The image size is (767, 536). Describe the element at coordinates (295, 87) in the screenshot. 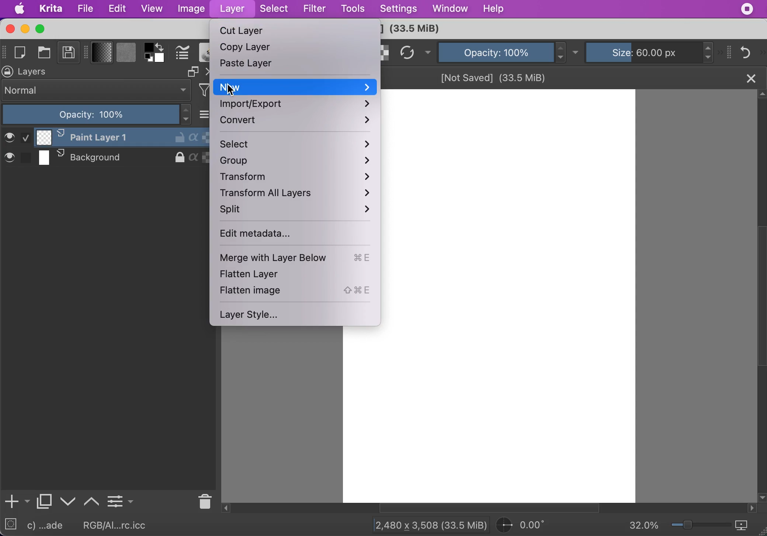

I see `new` at that location.